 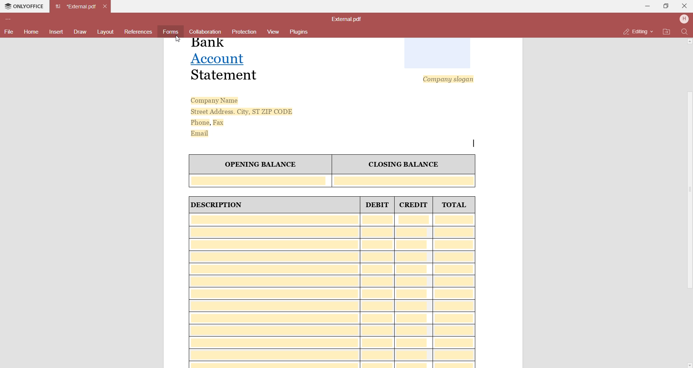 I want to click on Customize toolbar, so click(x=10, y=18).